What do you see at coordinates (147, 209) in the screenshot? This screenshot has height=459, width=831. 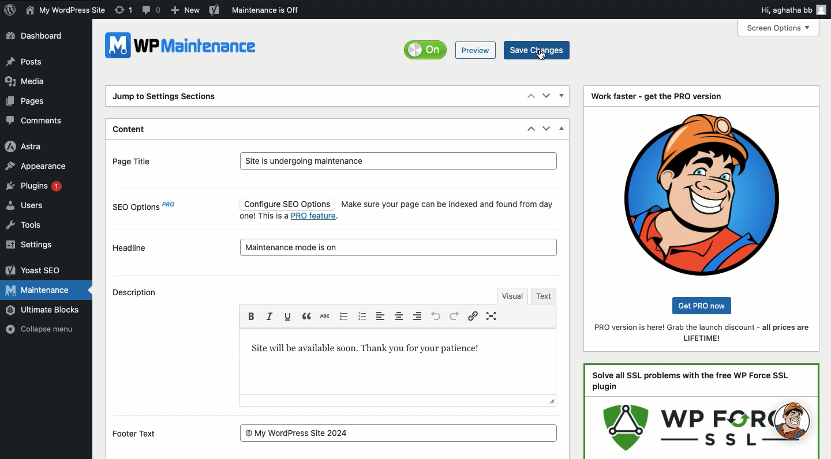 I see `SEO options` at bounding box center [147, 209].